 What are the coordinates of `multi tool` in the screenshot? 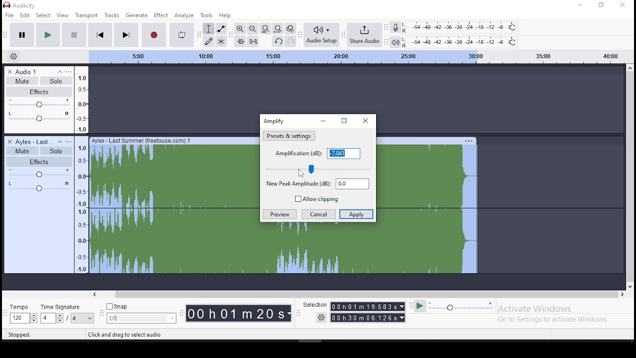 It's located at (222, 42).